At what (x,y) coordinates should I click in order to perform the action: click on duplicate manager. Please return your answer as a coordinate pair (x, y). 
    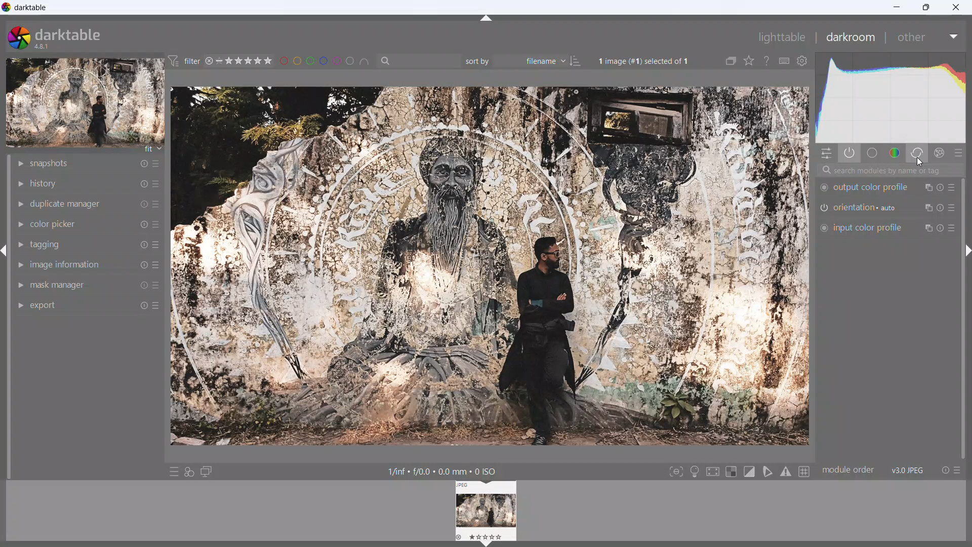
    Looking at the image, I should click on (67, 204).